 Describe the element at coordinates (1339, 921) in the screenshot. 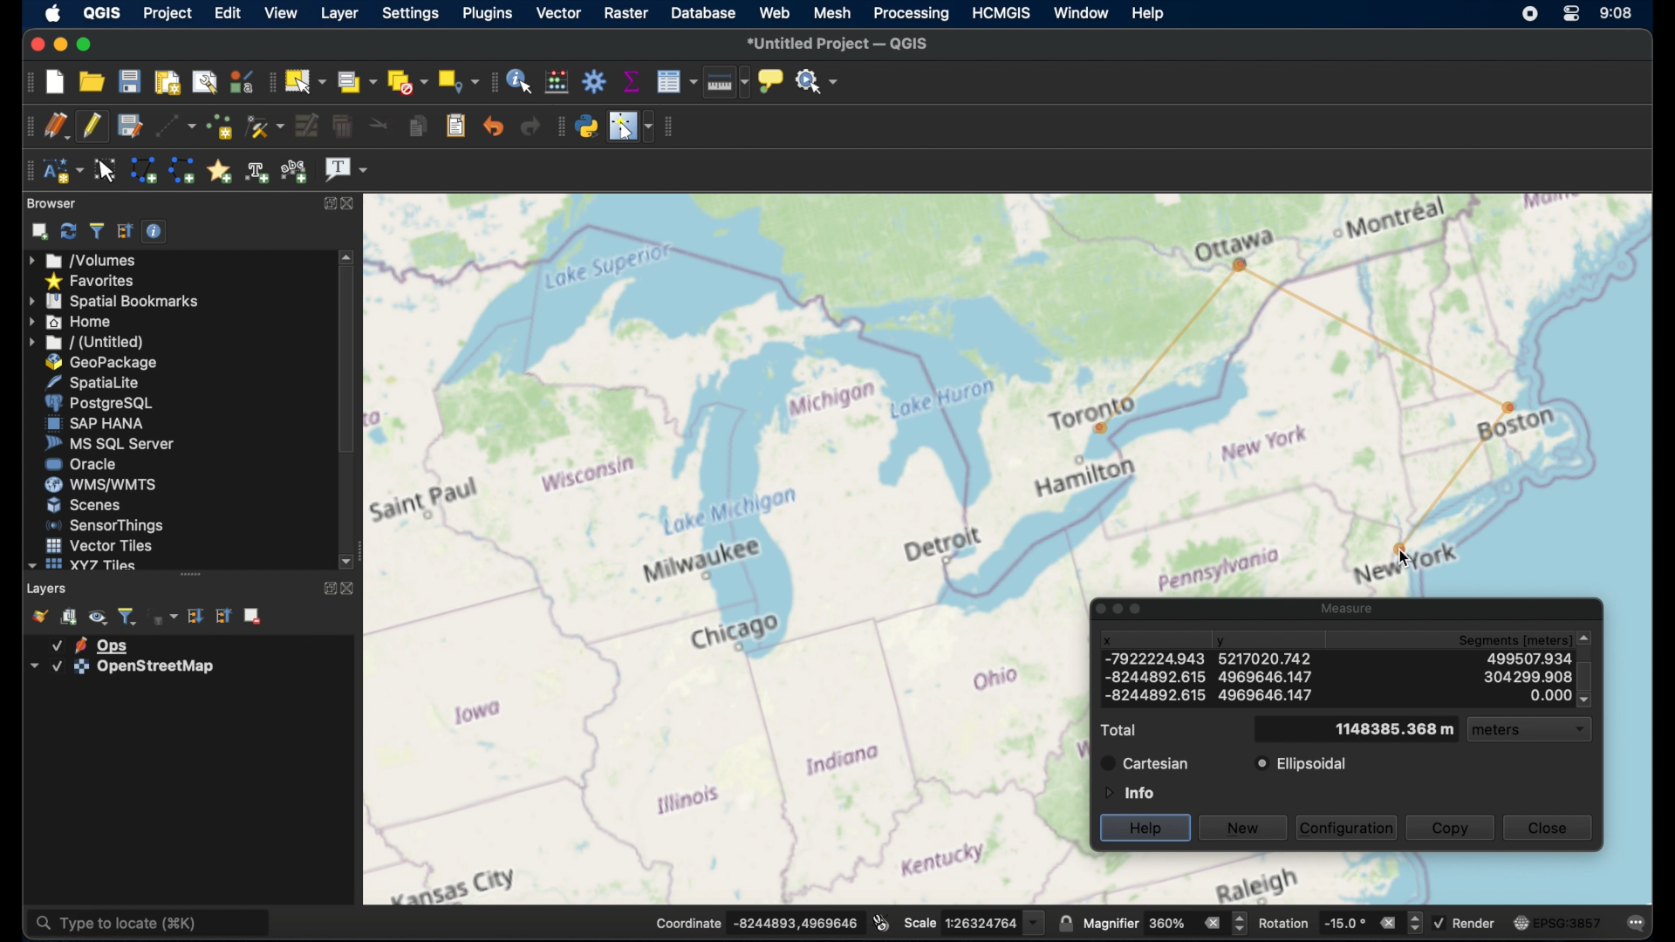

I see `rotation` at that location.